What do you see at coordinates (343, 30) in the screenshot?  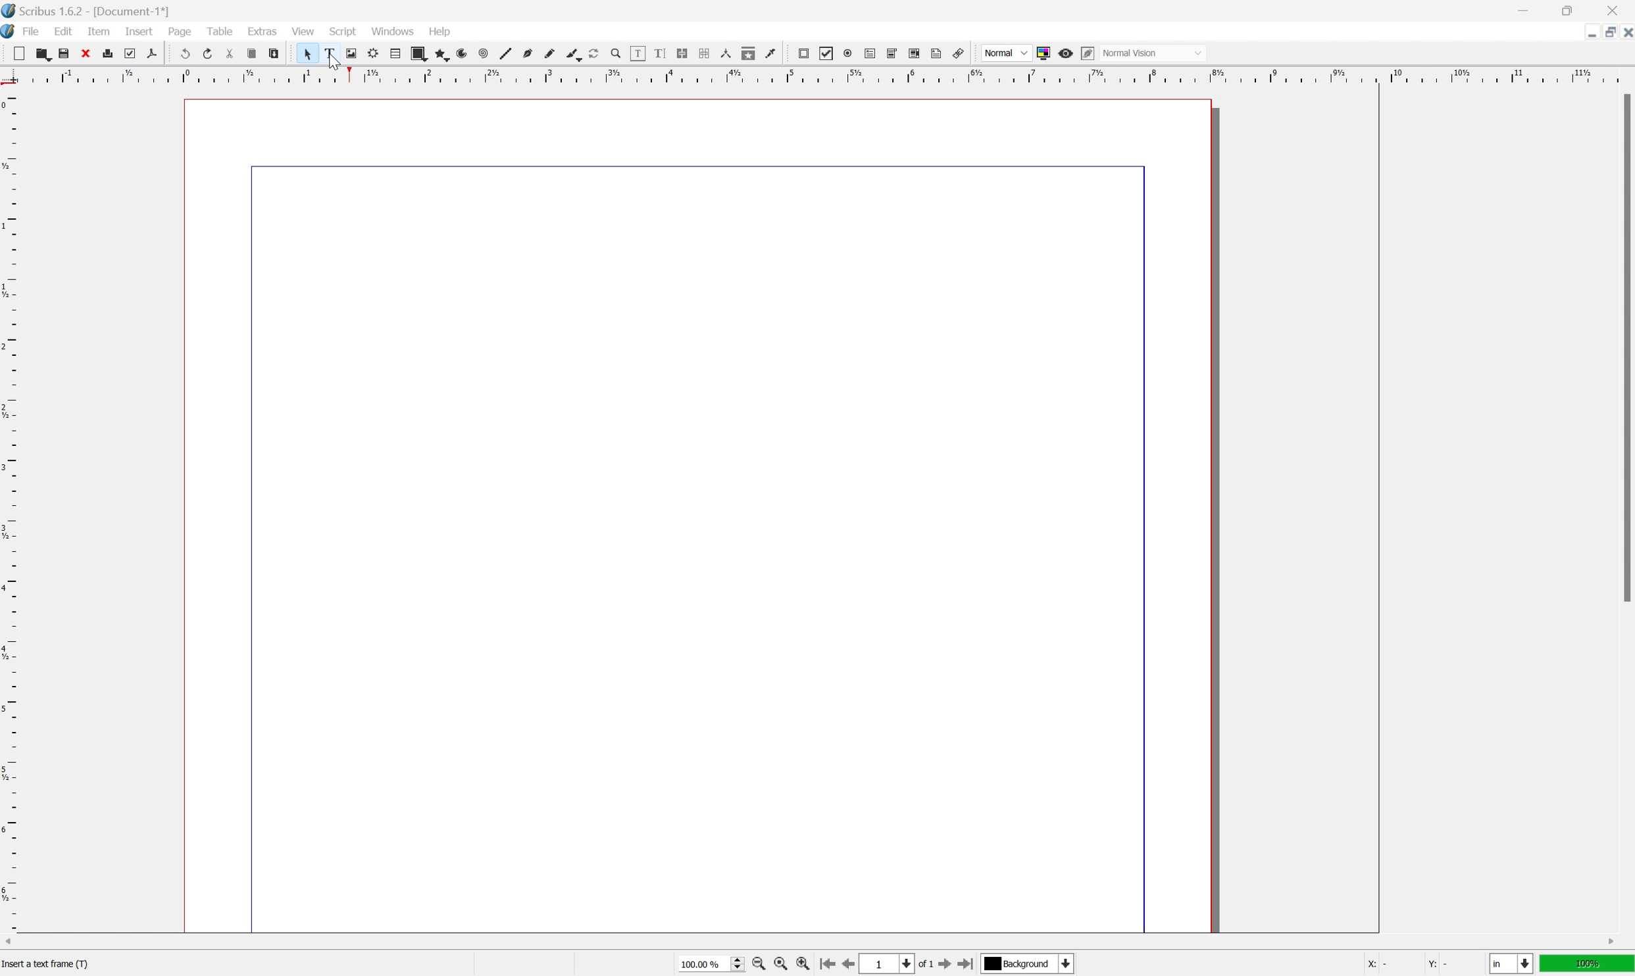 I see `script` at bounding box center [343, 30].